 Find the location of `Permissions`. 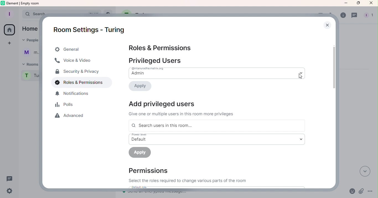

Permissions is located at coordinates (190, 176).